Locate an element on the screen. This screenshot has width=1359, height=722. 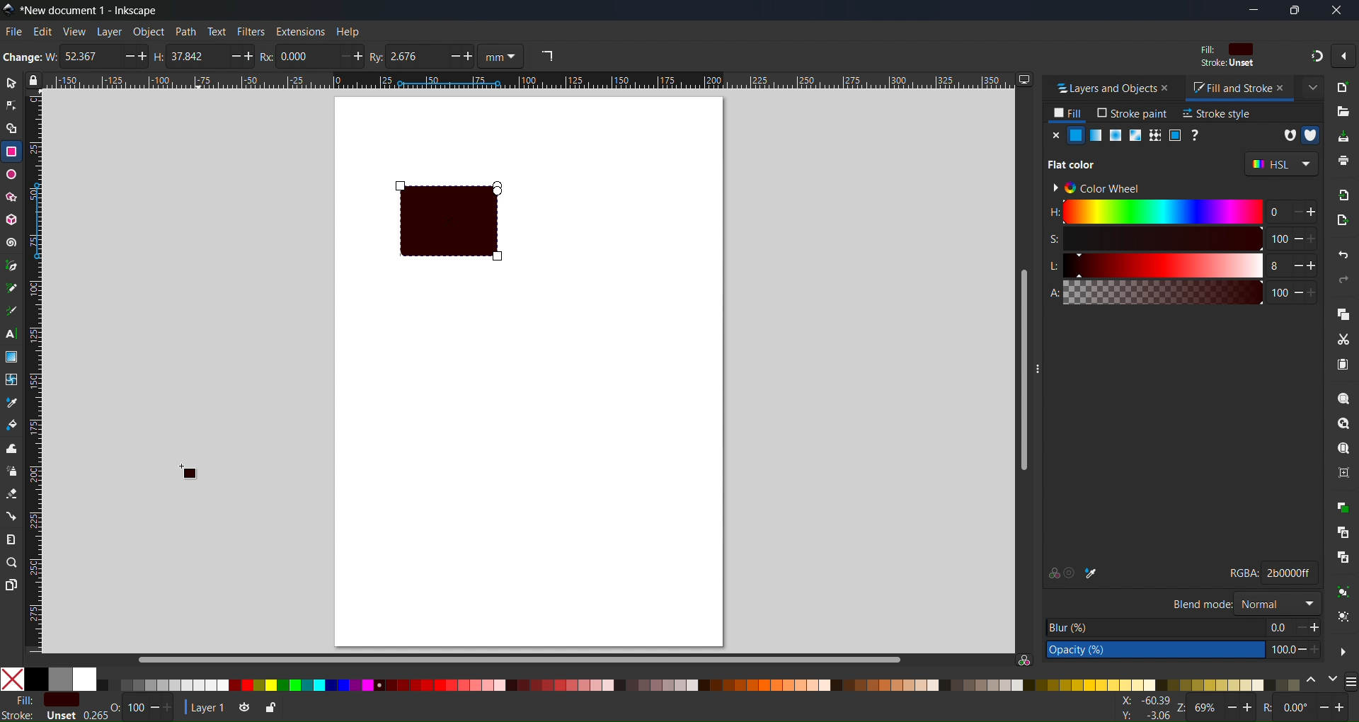
Z is located at coordinates (1181, 709).